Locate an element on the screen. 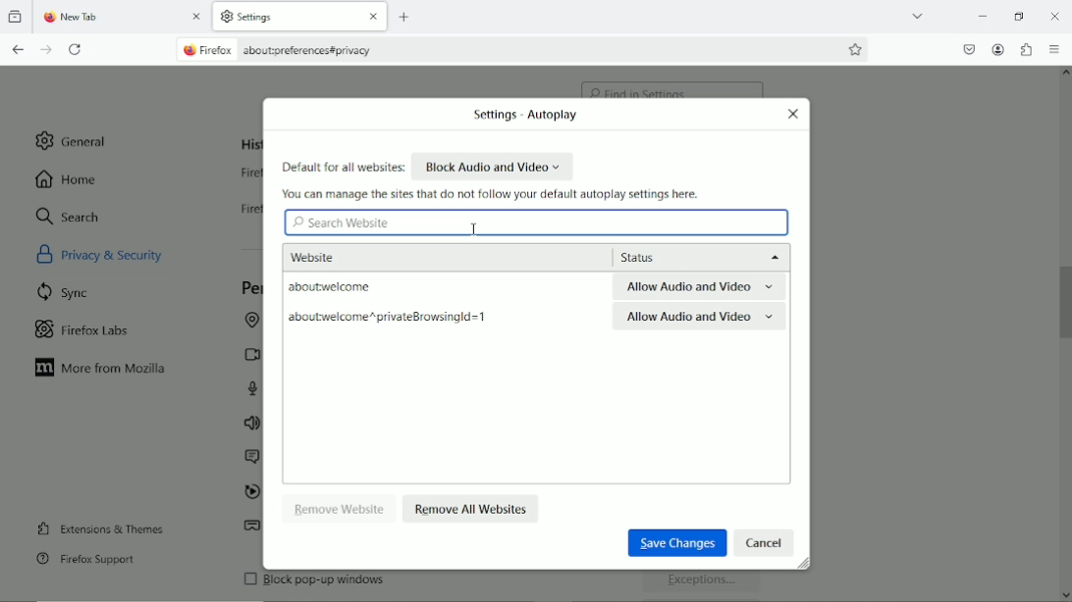 This screenshot has height=602, width=1072. you can manage the sites that do not follow your default autoplay settings here. is located at coordinates (494, 194).